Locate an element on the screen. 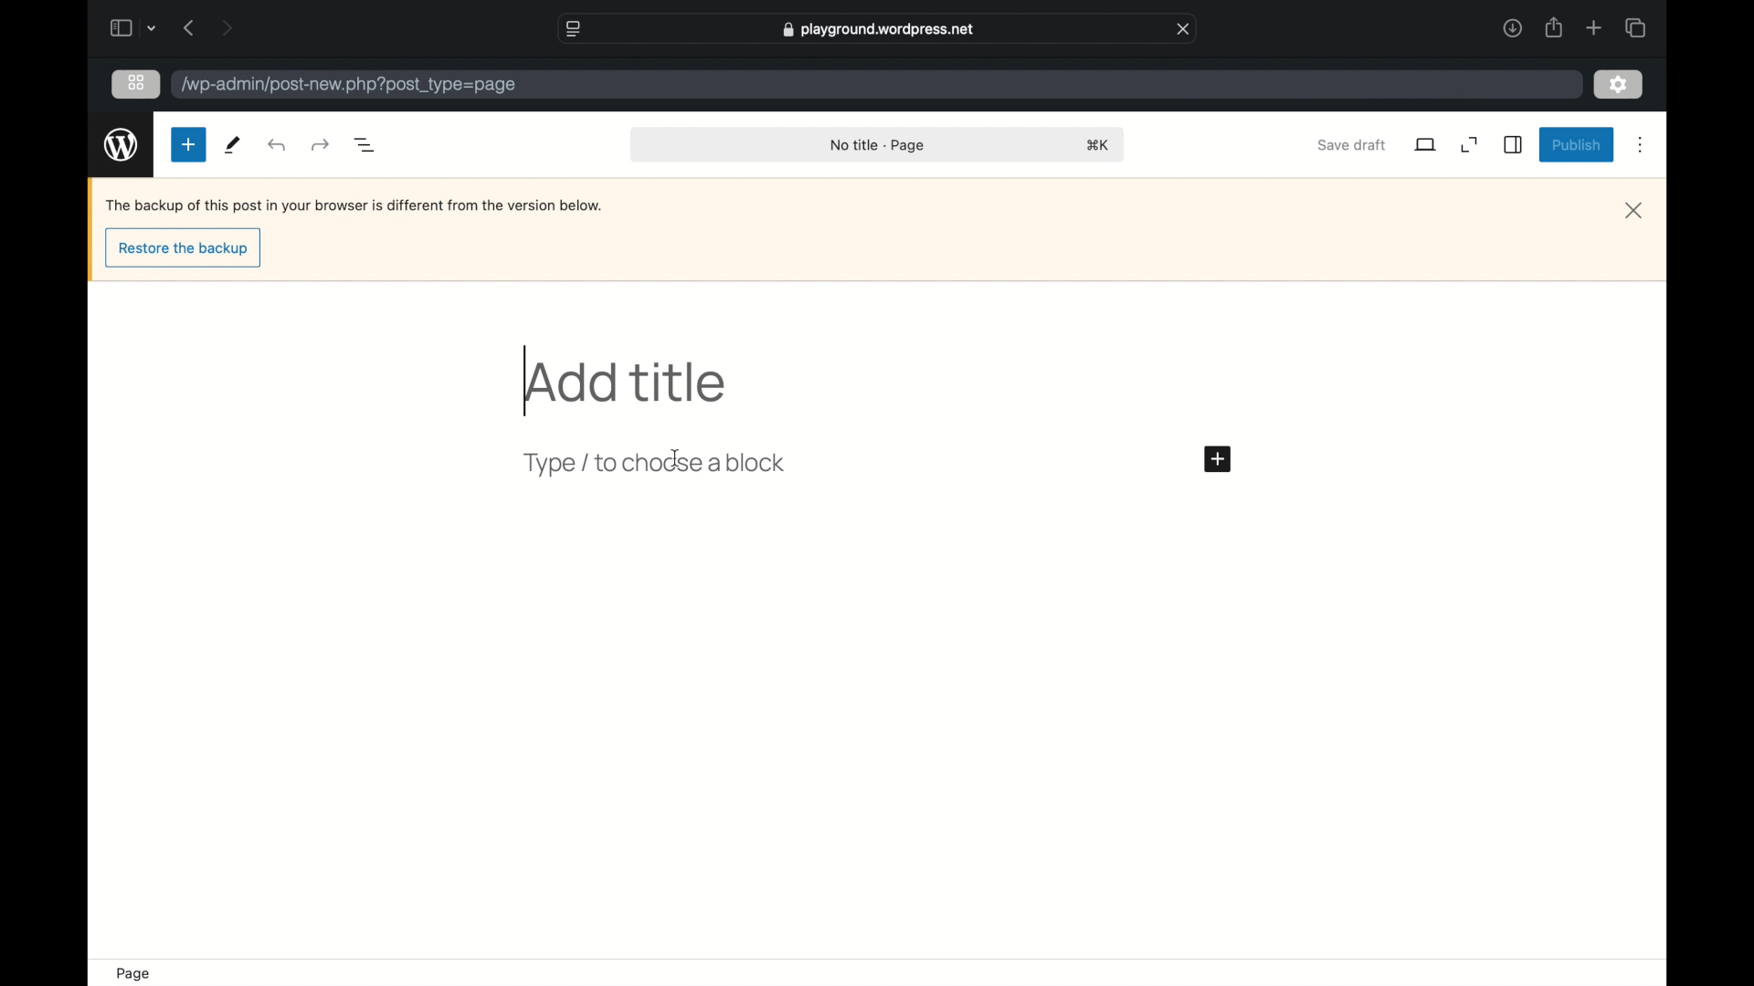  wordpress is located at coordinates (121, 144).